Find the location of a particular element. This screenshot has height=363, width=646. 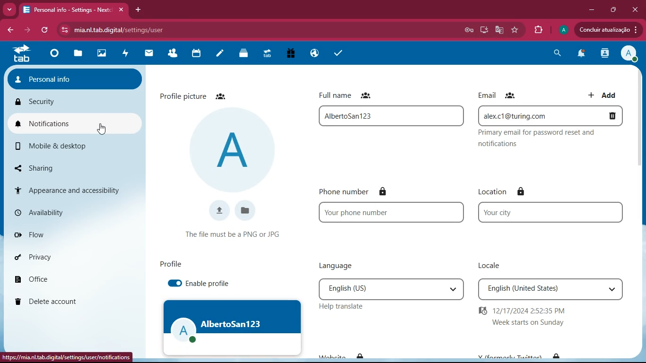

profile is located at coordinates (169, 263).